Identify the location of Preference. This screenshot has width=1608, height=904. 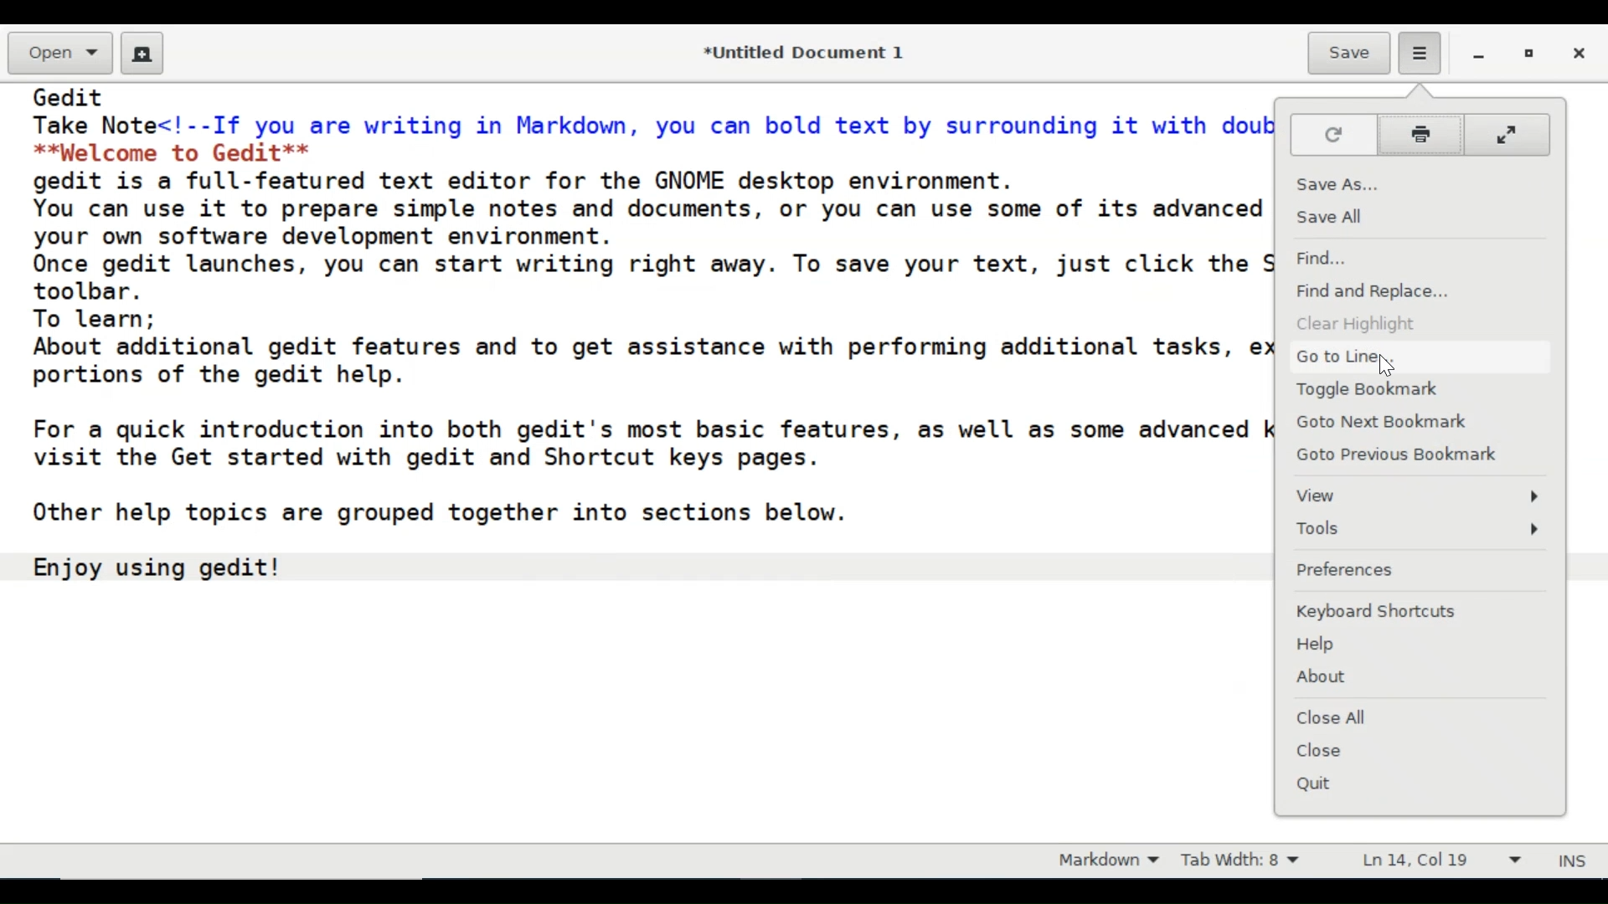
(1346, 570).